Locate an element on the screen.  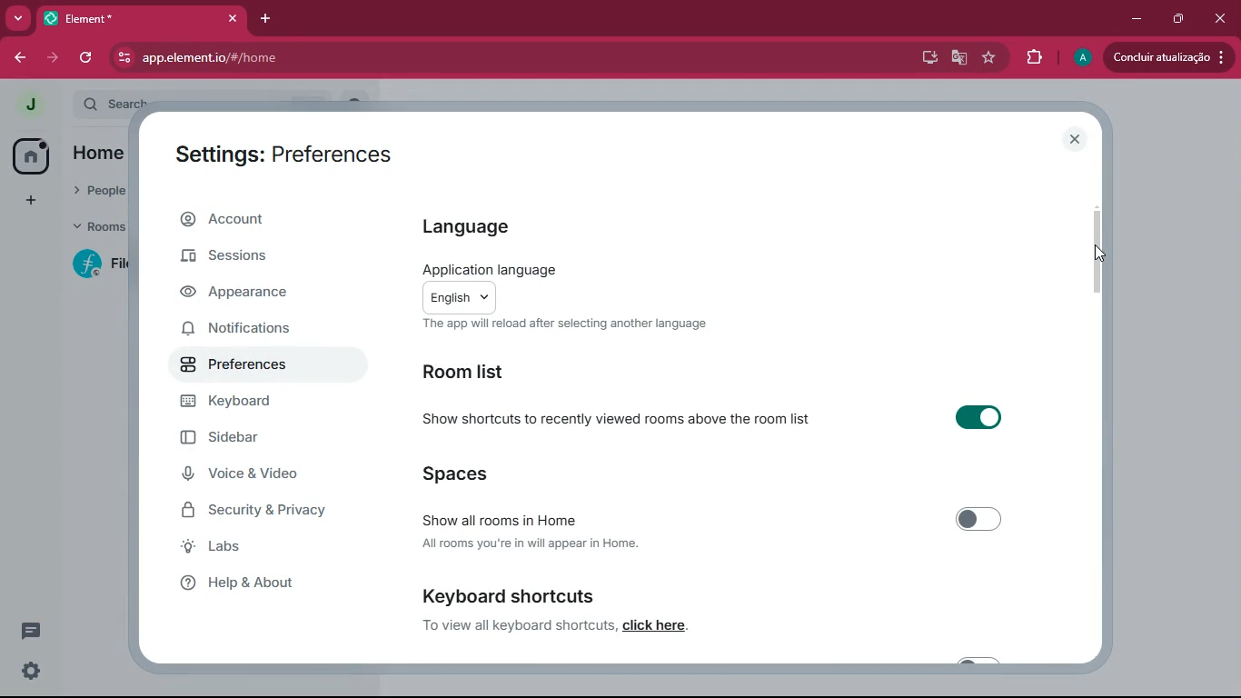
sessions is located at coordinates (258, 254).